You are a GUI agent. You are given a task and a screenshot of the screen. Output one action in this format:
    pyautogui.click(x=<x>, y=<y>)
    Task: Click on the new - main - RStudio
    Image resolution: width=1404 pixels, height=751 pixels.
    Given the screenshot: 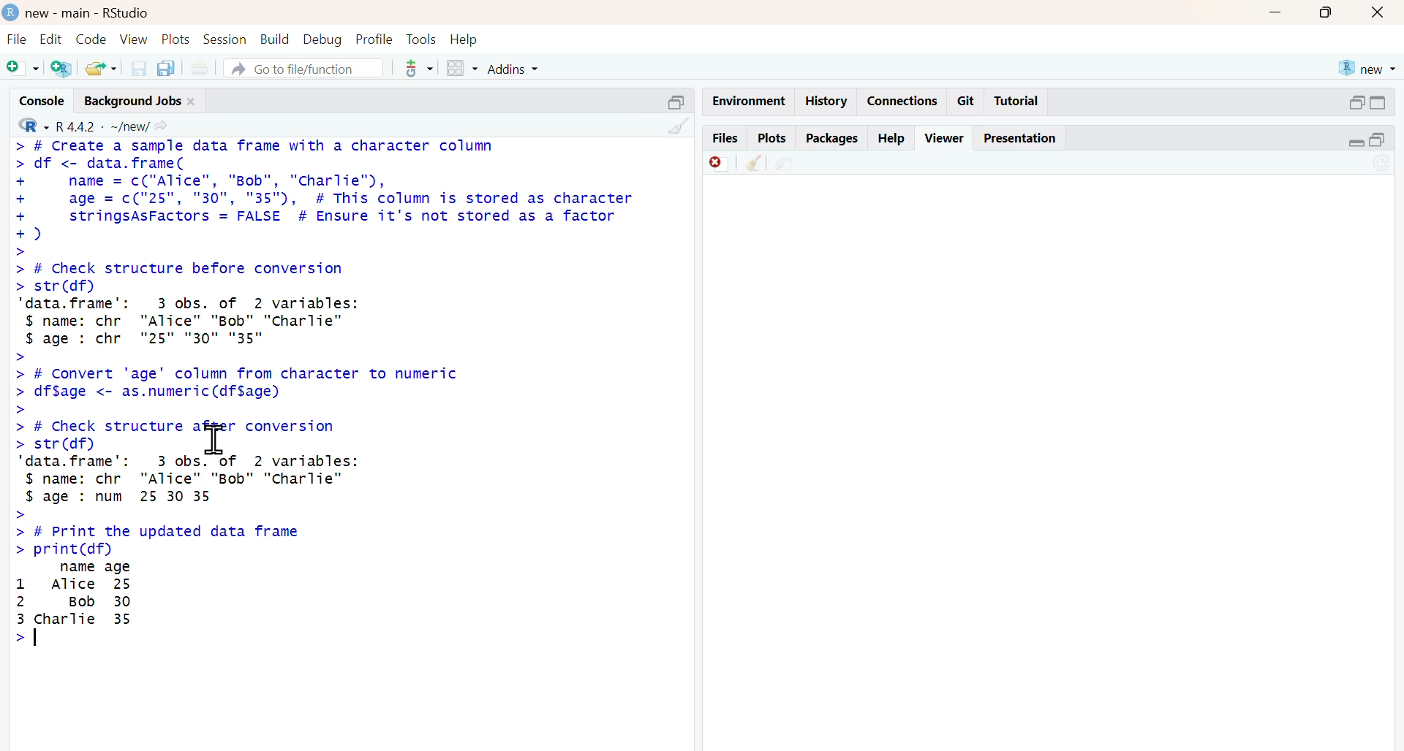 What is the action you would take?
    pyautogui.click(x=89, y=13)
    